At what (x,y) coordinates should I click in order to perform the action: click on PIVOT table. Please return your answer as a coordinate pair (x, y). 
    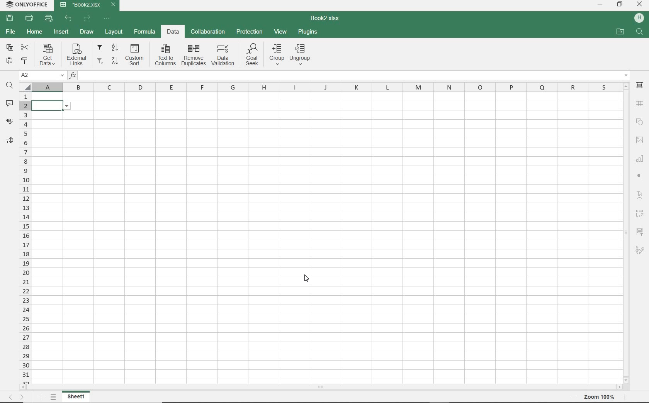
    Looking at the image, I should click on (640, 213).